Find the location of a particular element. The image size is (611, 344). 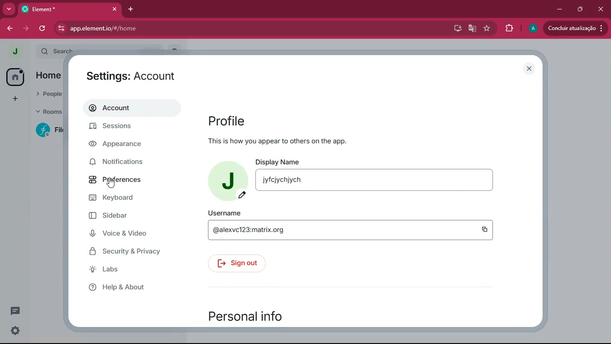

add tab is located at coordinates (132, 9).